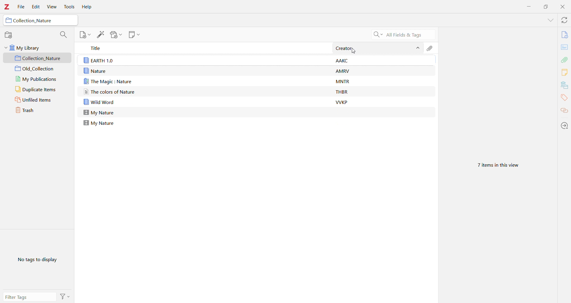  I want to click on Edit, so click(36, 7).